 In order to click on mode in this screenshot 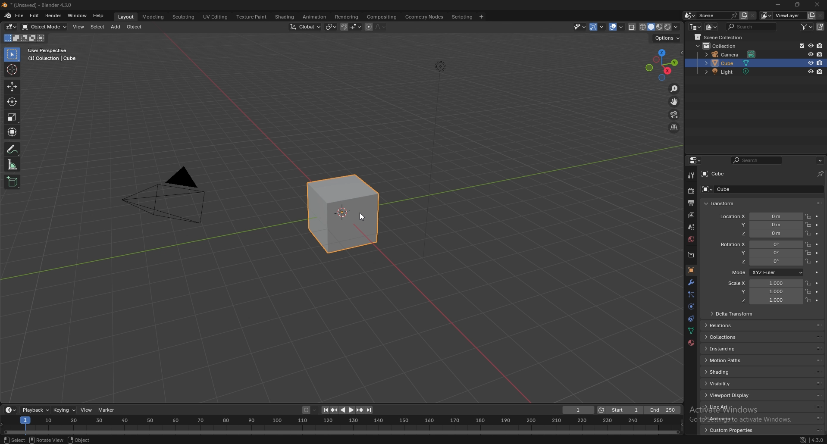, I will do `click(766, 272)`.